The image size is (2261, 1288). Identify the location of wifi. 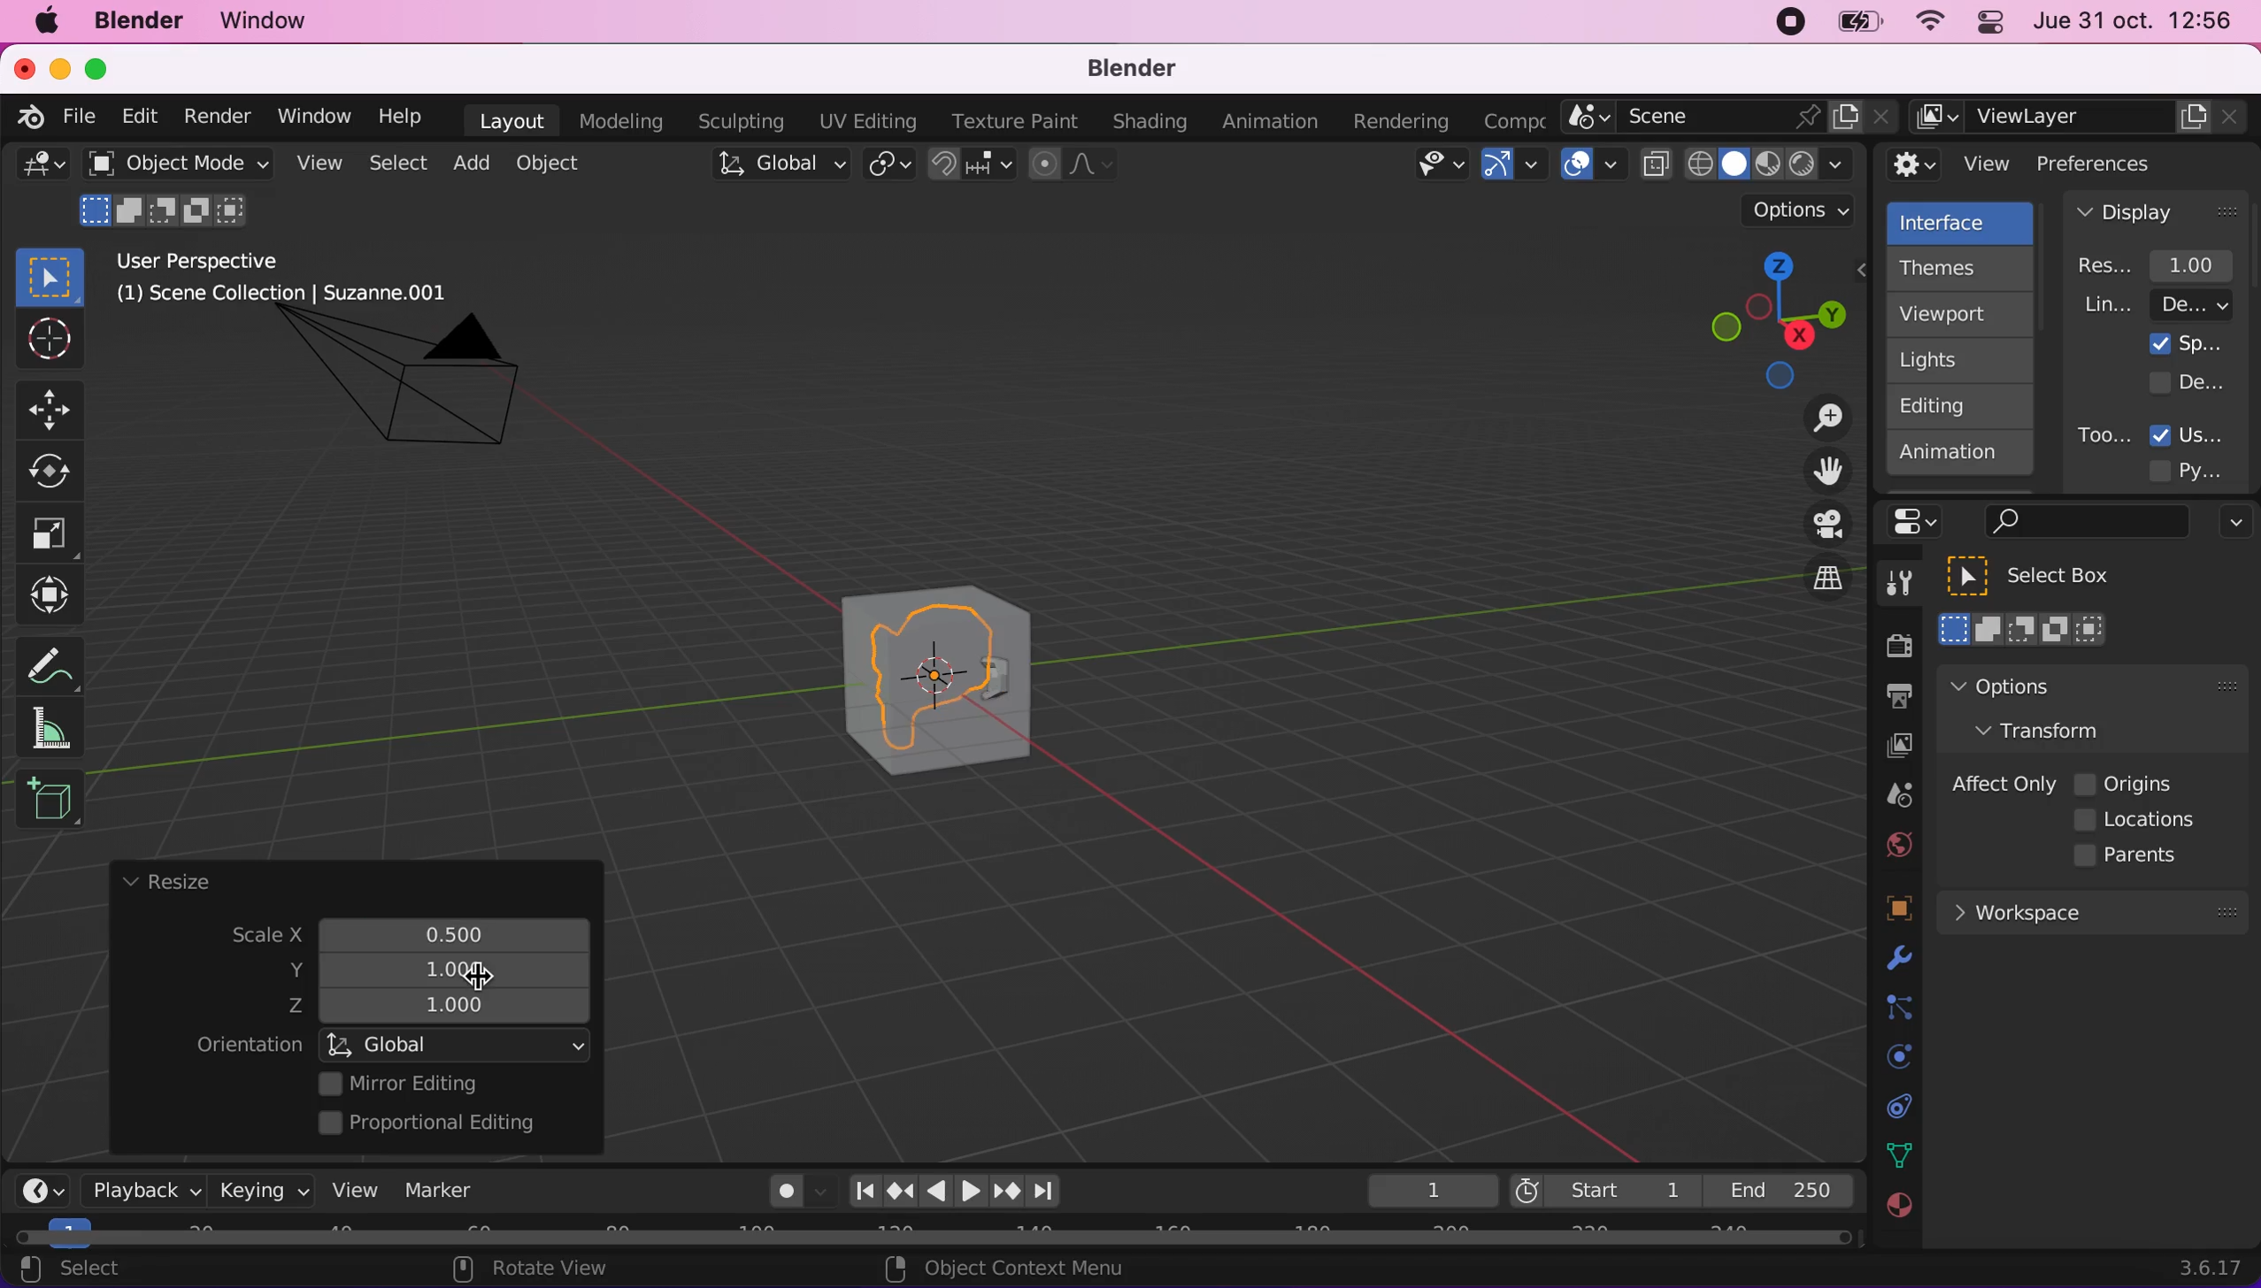
(1925, 26).